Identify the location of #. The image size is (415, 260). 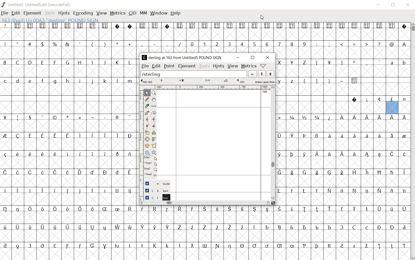
(31, 44).